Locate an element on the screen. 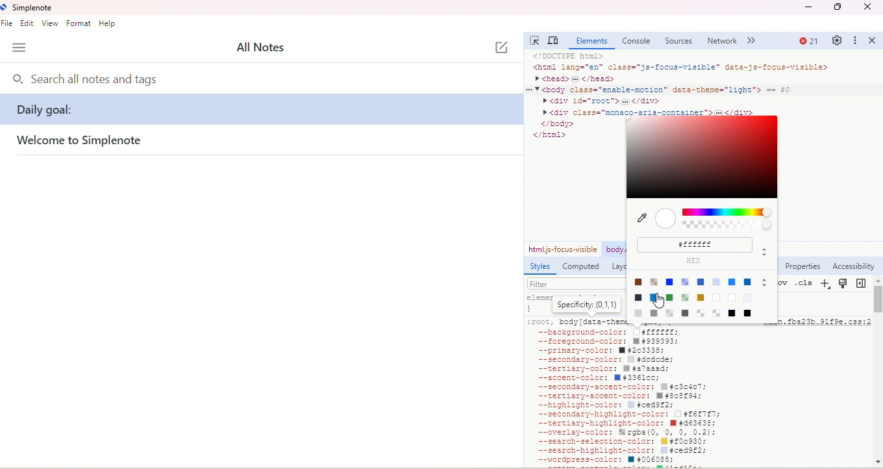 The height and width of the screenshot is (469, 883). all notes is located at coordinates (271, 47).